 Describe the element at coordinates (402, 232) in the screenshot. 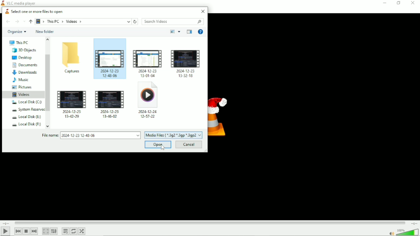

I see `Volume` at that location.